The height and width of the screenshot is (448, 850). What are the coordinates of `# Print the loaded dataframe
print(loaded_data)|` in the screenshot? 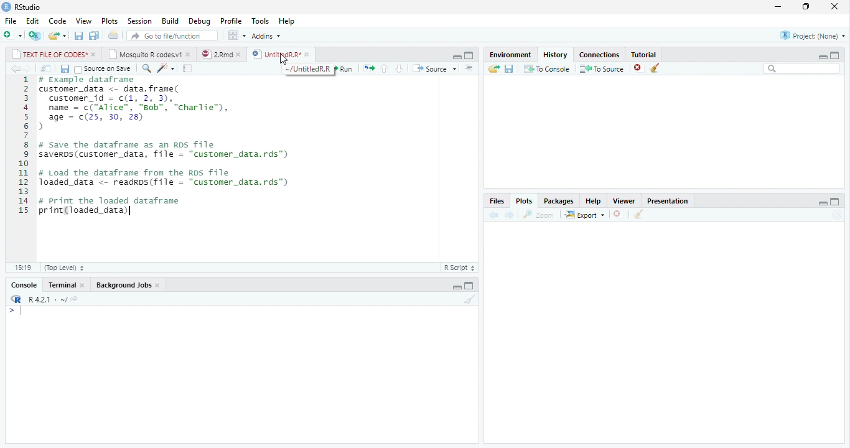 It's located at (118, 208).